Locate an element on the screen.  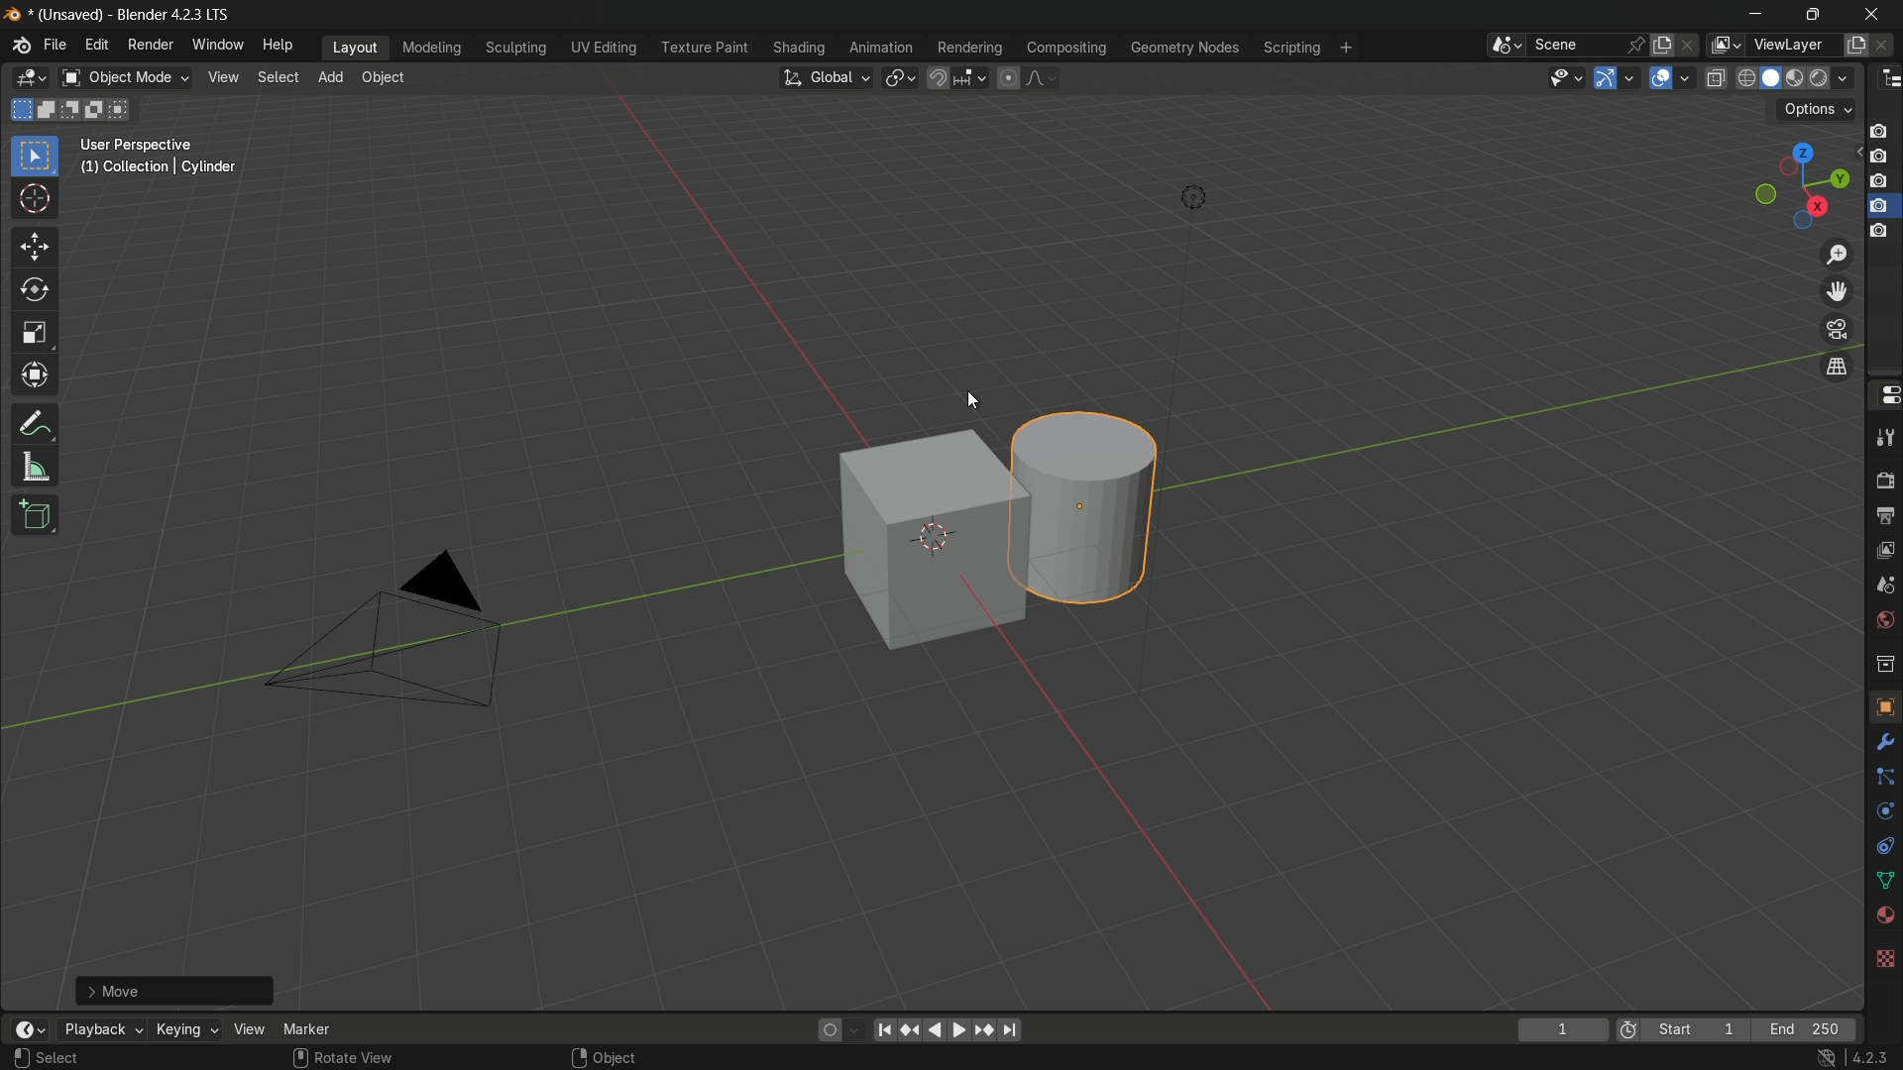
light is located at coordinates (1186, 201).